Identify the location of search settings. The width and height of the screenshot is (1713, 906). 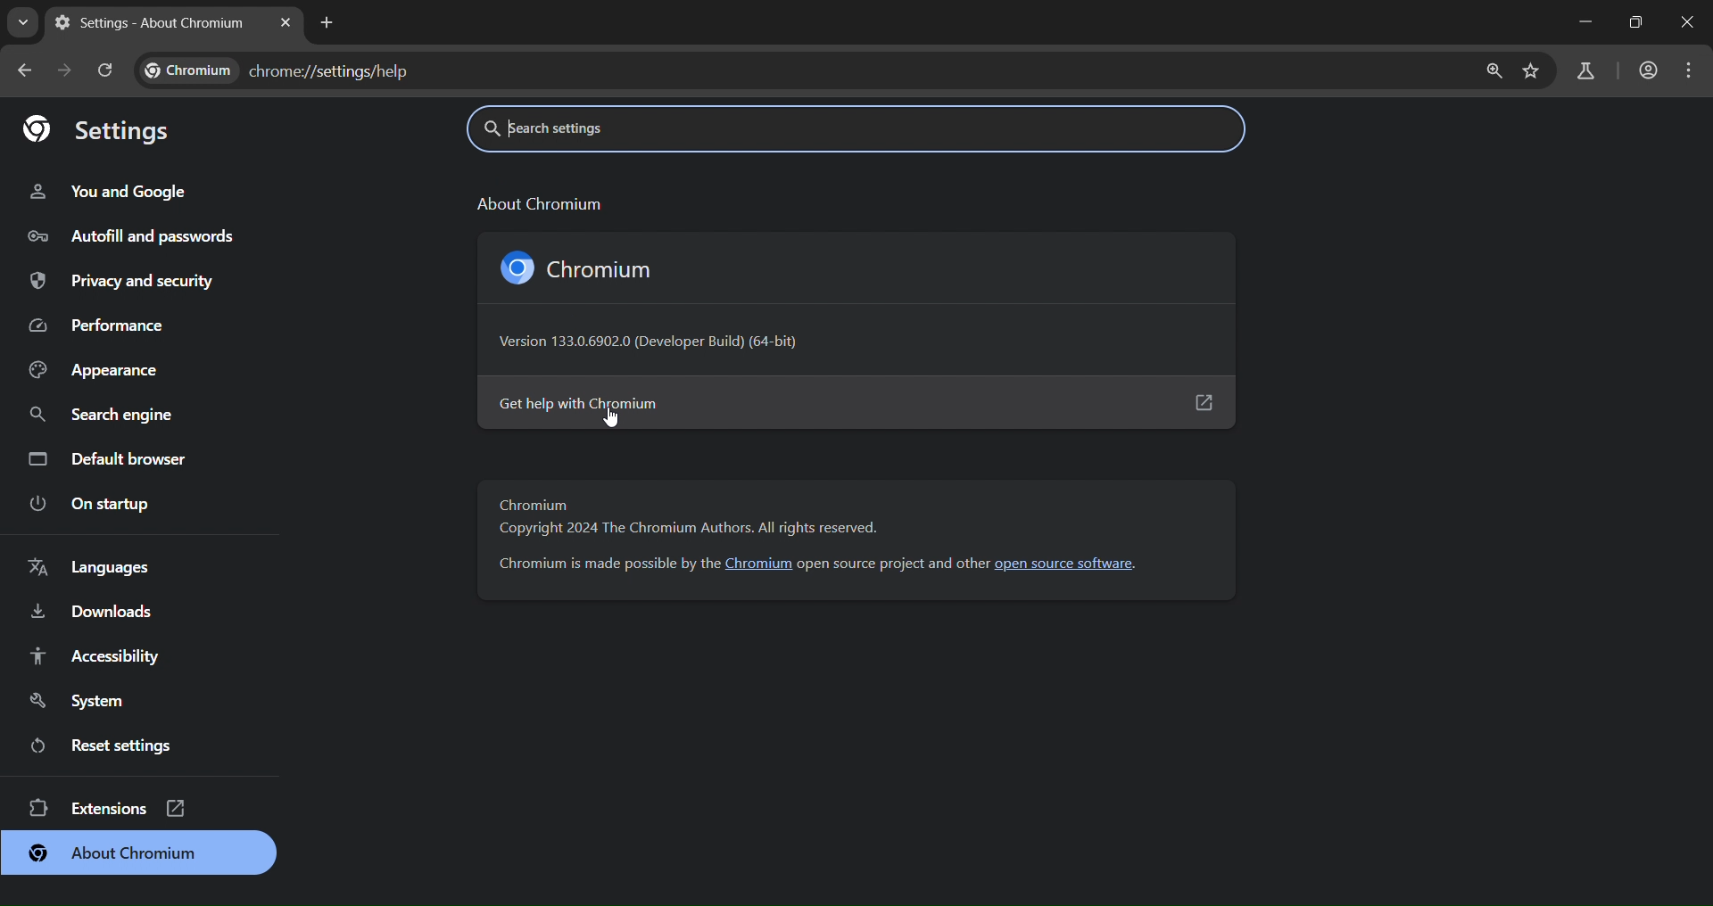
(676, 127).